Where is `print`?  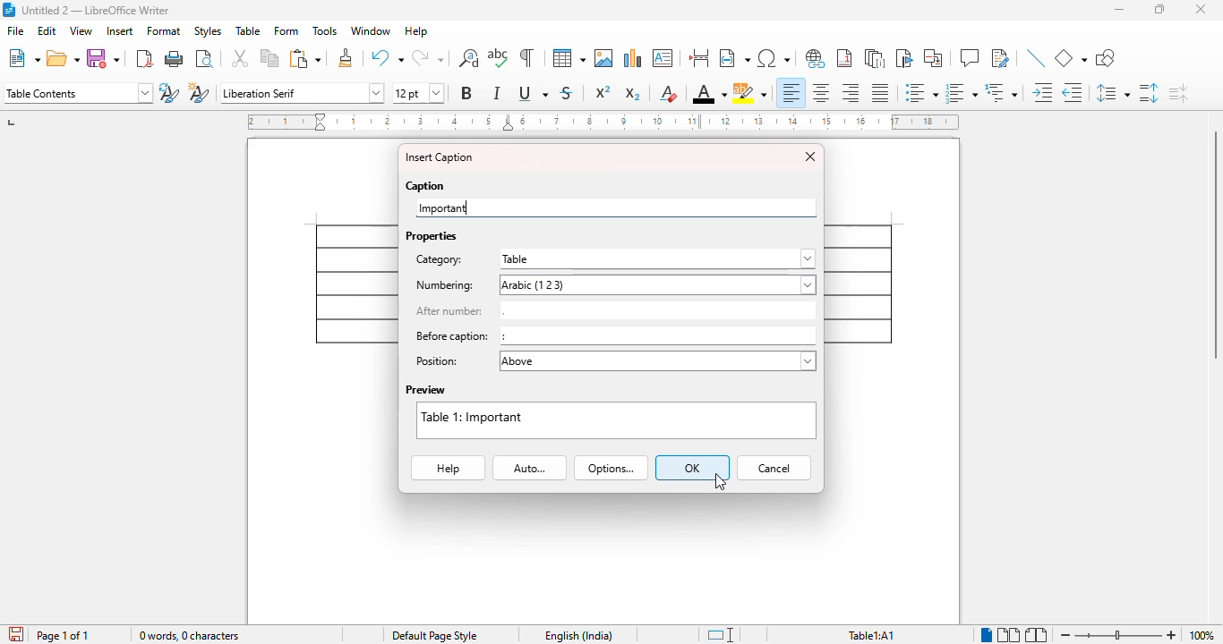
print is located at coordinates (175, 58).